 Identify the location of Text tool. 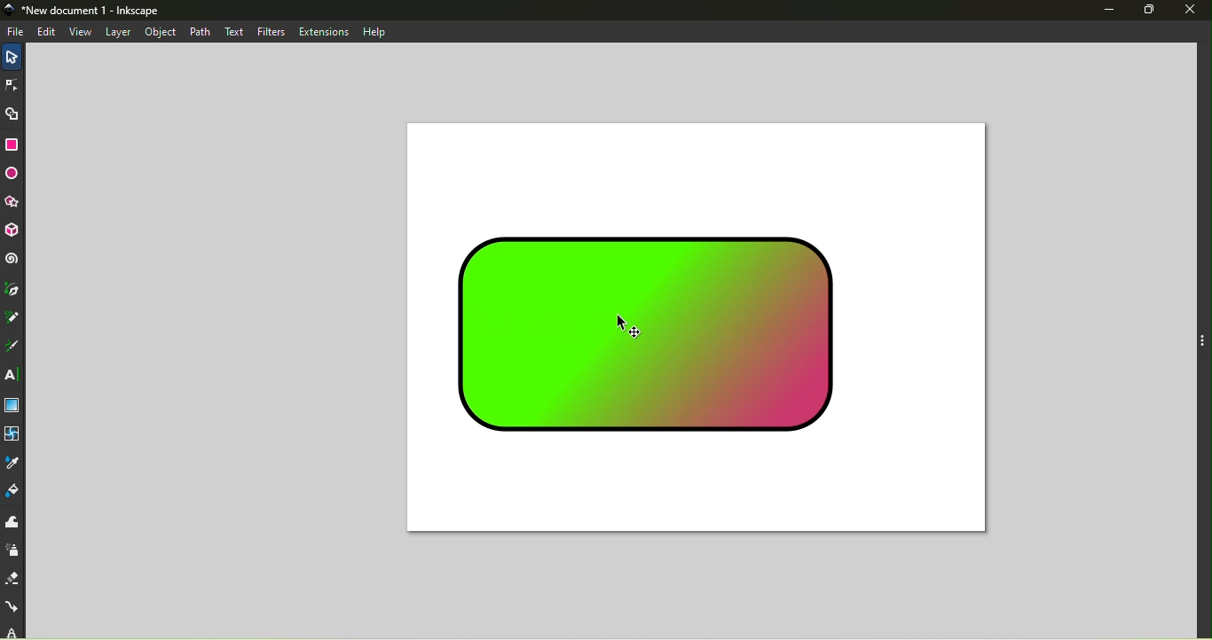
(13, 376).